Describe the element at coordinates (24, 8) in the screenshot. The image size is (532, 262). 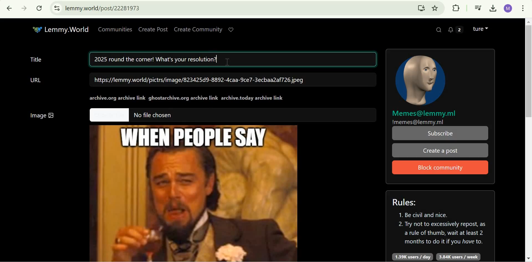
I see `Click to go forward, hold to see history` at that location.